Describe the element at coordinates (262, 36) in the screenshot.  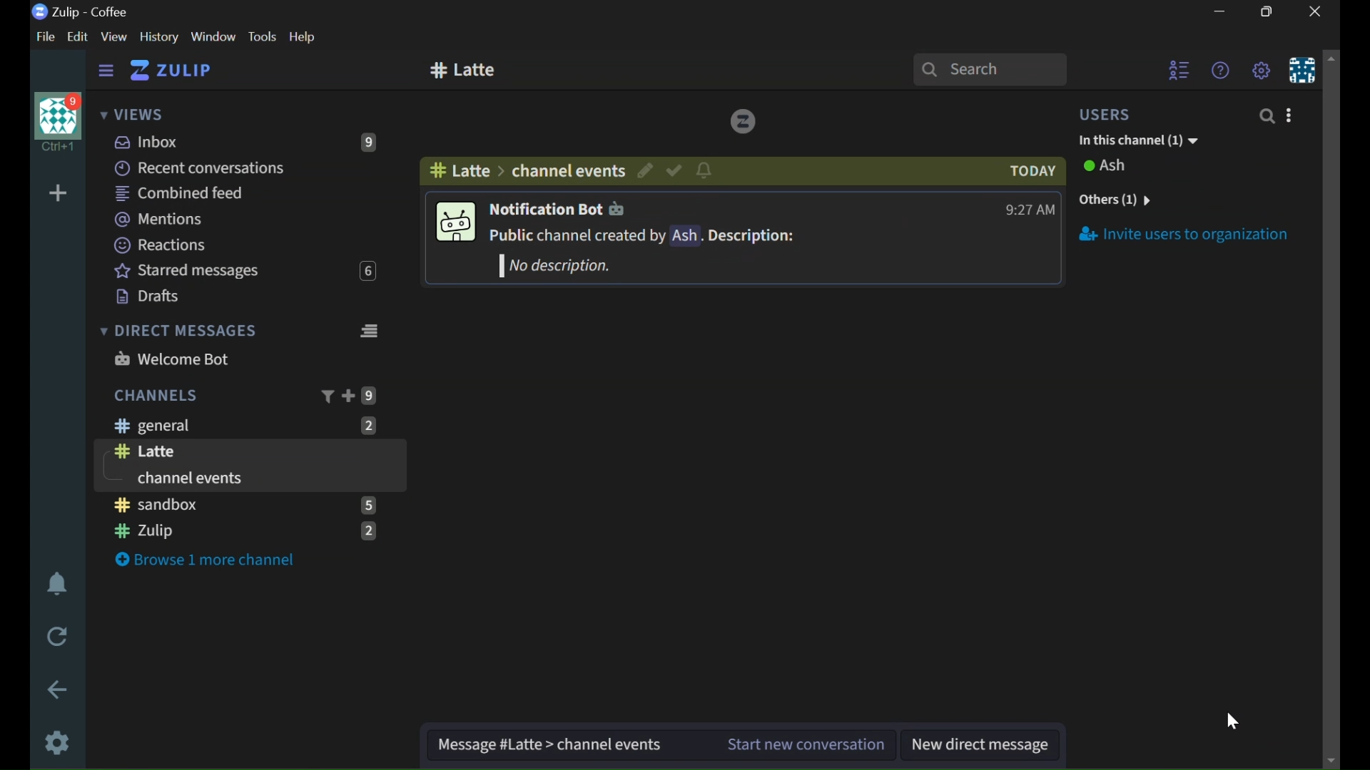
I see `TOOLS` at that location.